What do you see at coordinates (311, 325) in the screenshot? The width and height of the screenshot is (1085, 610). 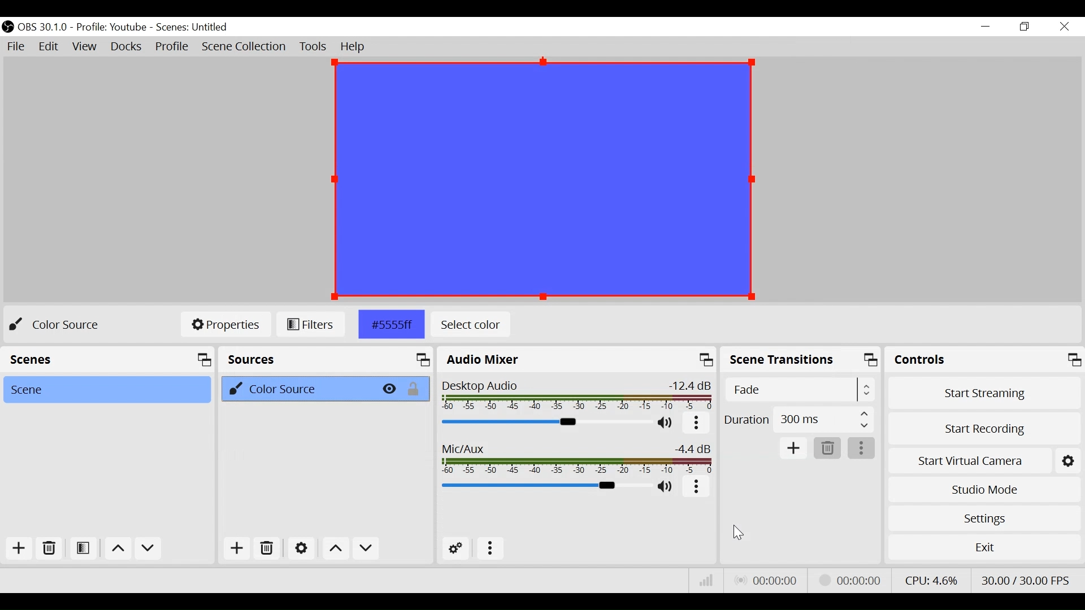 I see `Filters` at bounding box center [311, 325].